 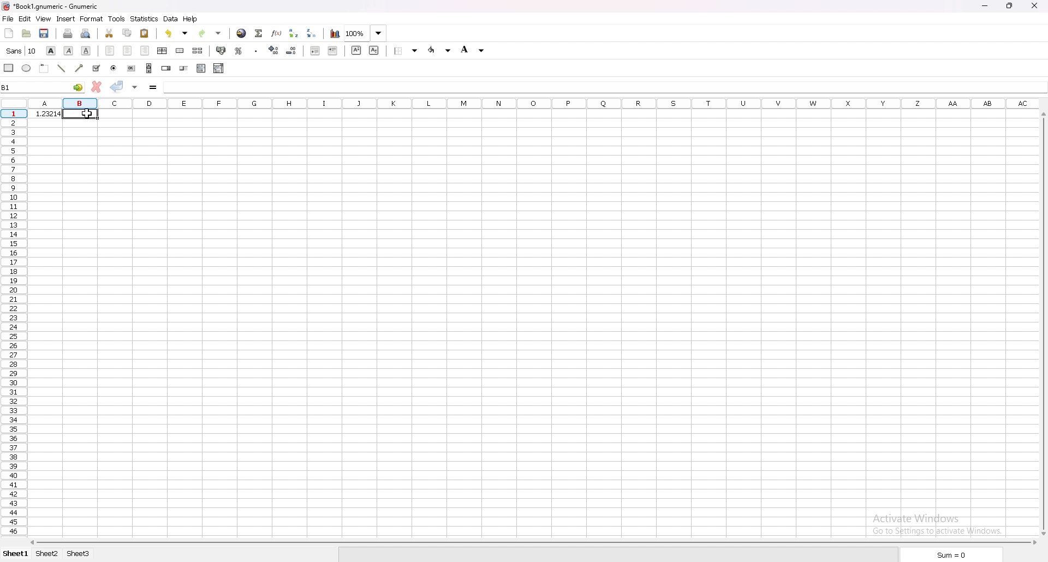 I want to click on scroll bar, so click(x=533, y=542).